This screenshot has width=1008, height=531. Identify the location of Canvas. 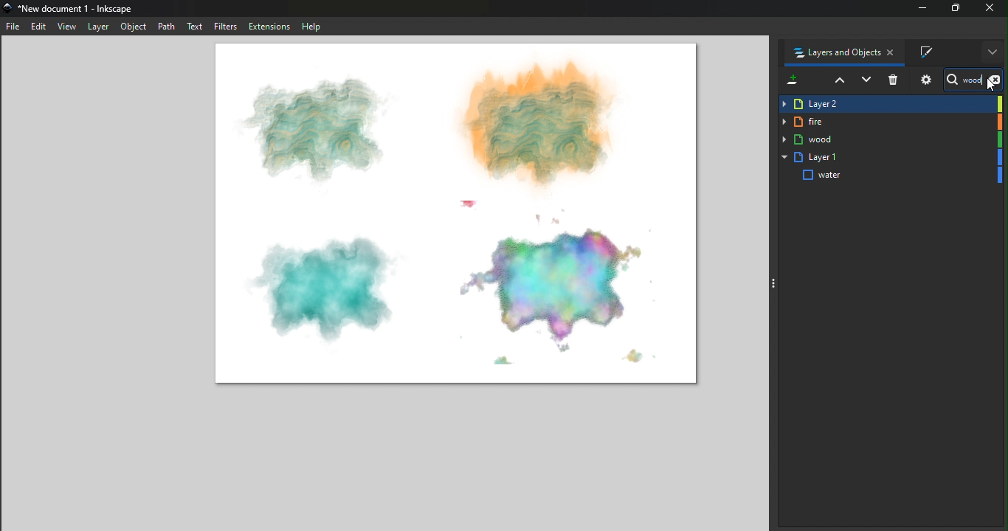
(461, 215).